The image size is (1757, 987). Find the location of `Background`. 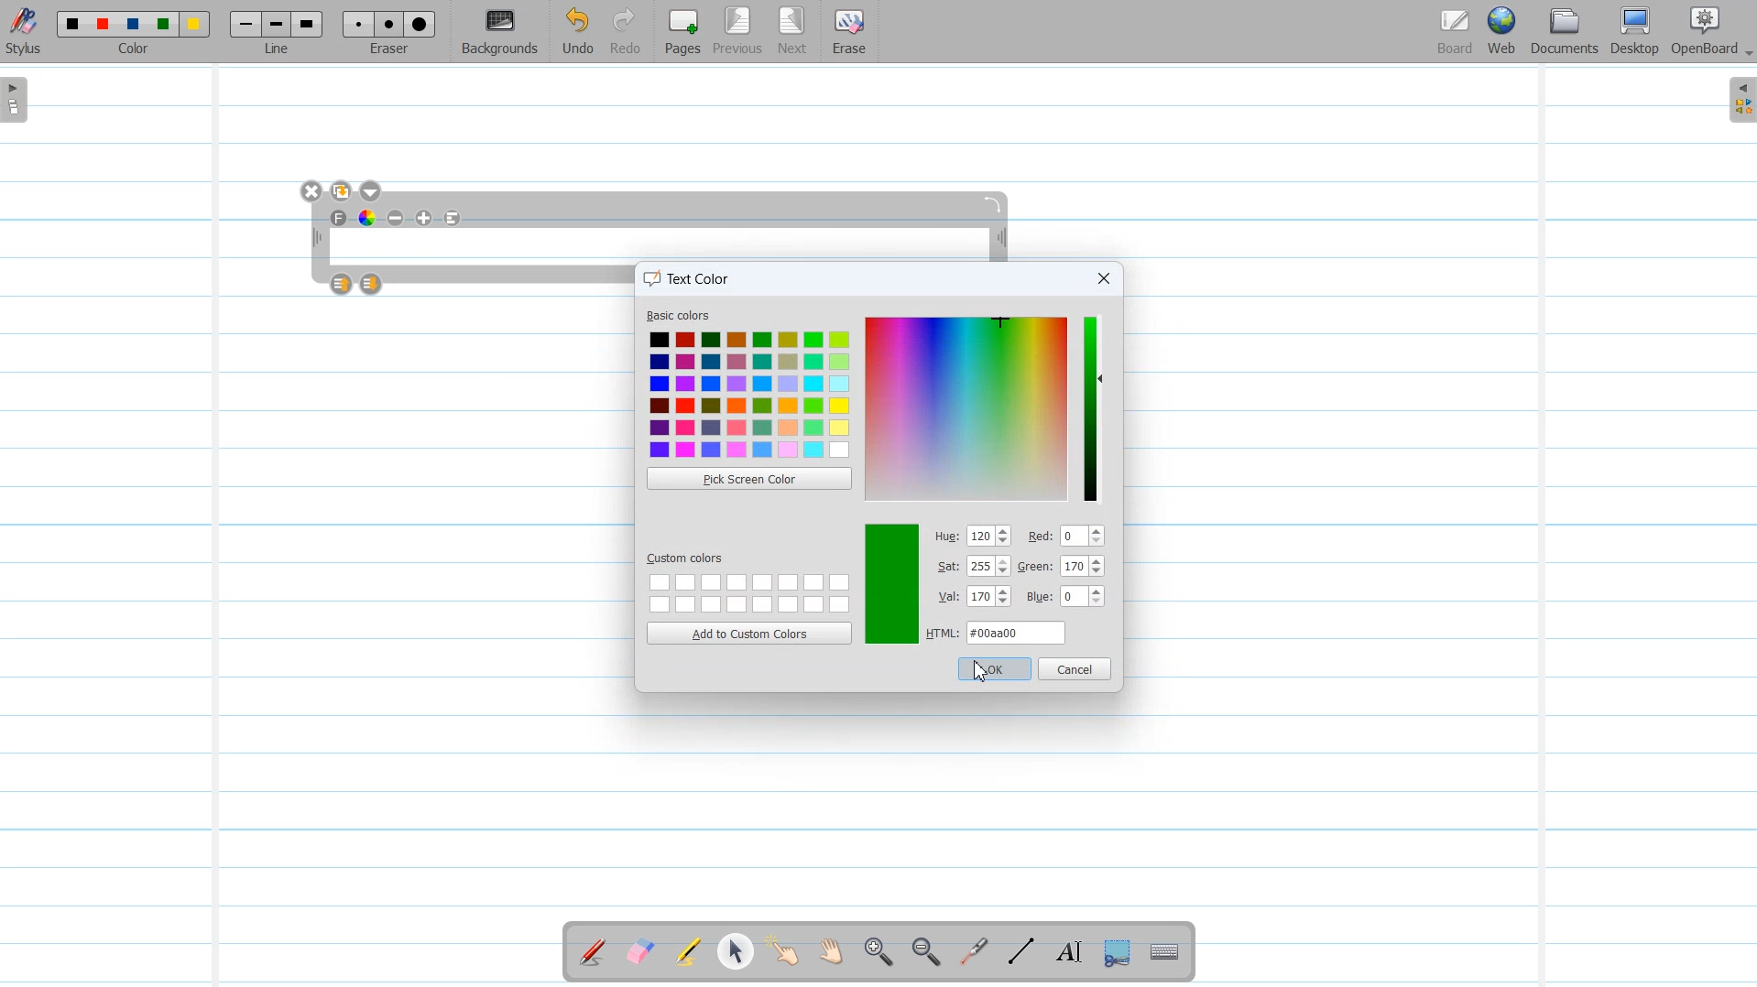

Background is located at coordinates (501, 32).